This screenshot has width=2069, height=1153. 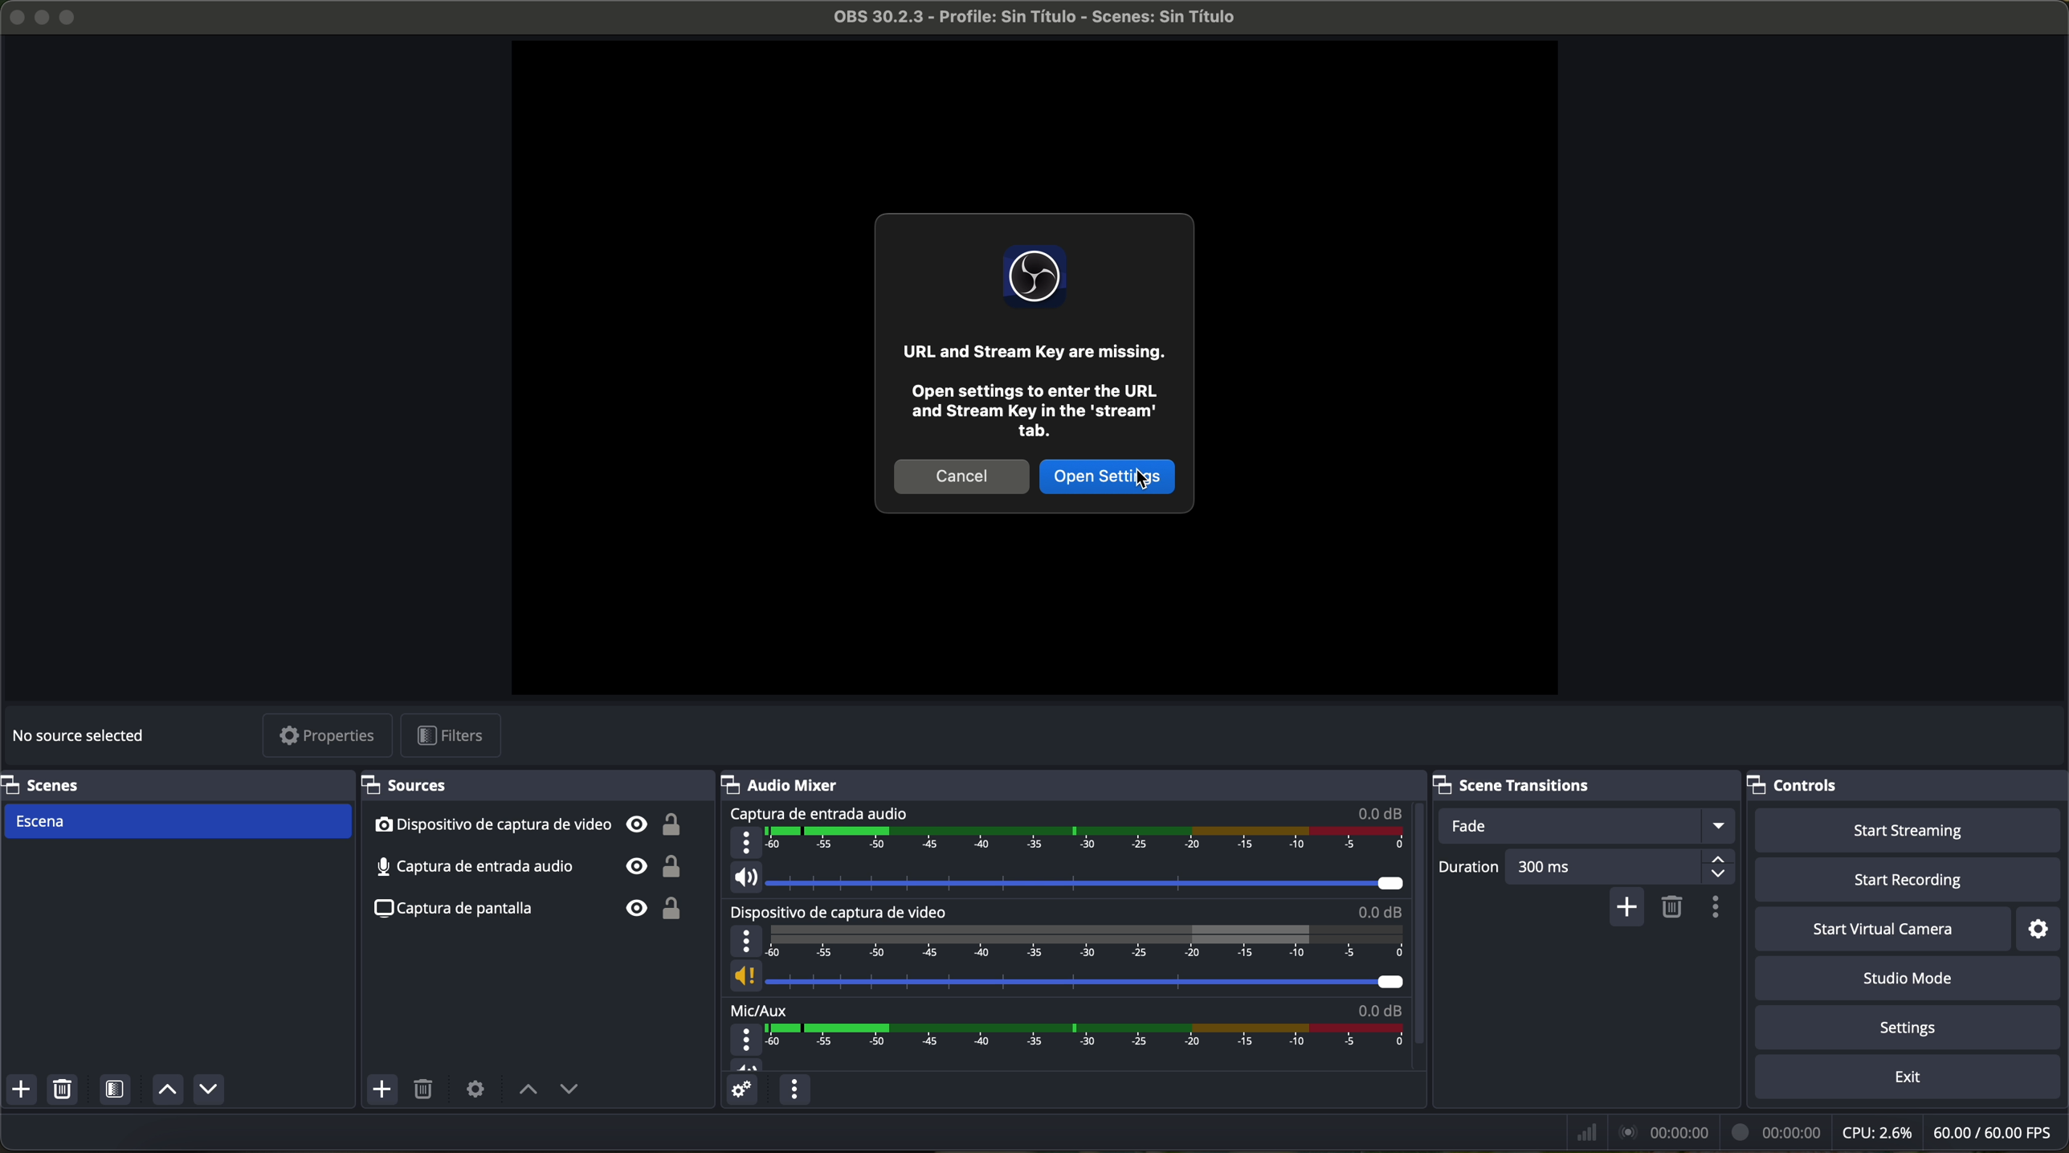 I want to click on studio mode, so click(x=1914, y=980).